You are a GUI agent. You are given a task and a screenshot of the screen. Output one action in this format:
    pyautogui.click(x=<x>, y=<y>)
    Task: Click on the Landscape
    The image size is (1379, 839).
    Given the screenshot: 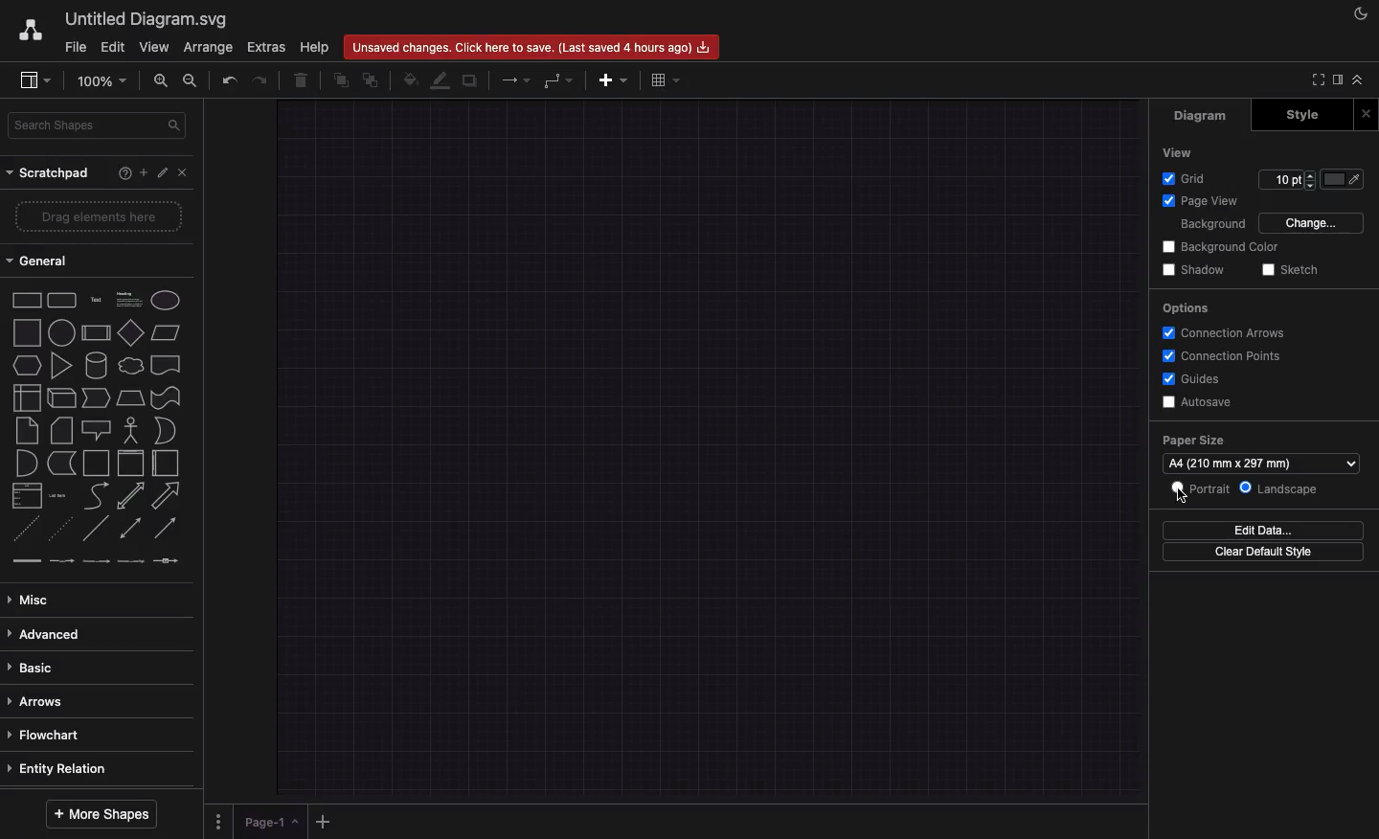 What is the action you would take?
    pyautogui.click(x=708, y=453)
    